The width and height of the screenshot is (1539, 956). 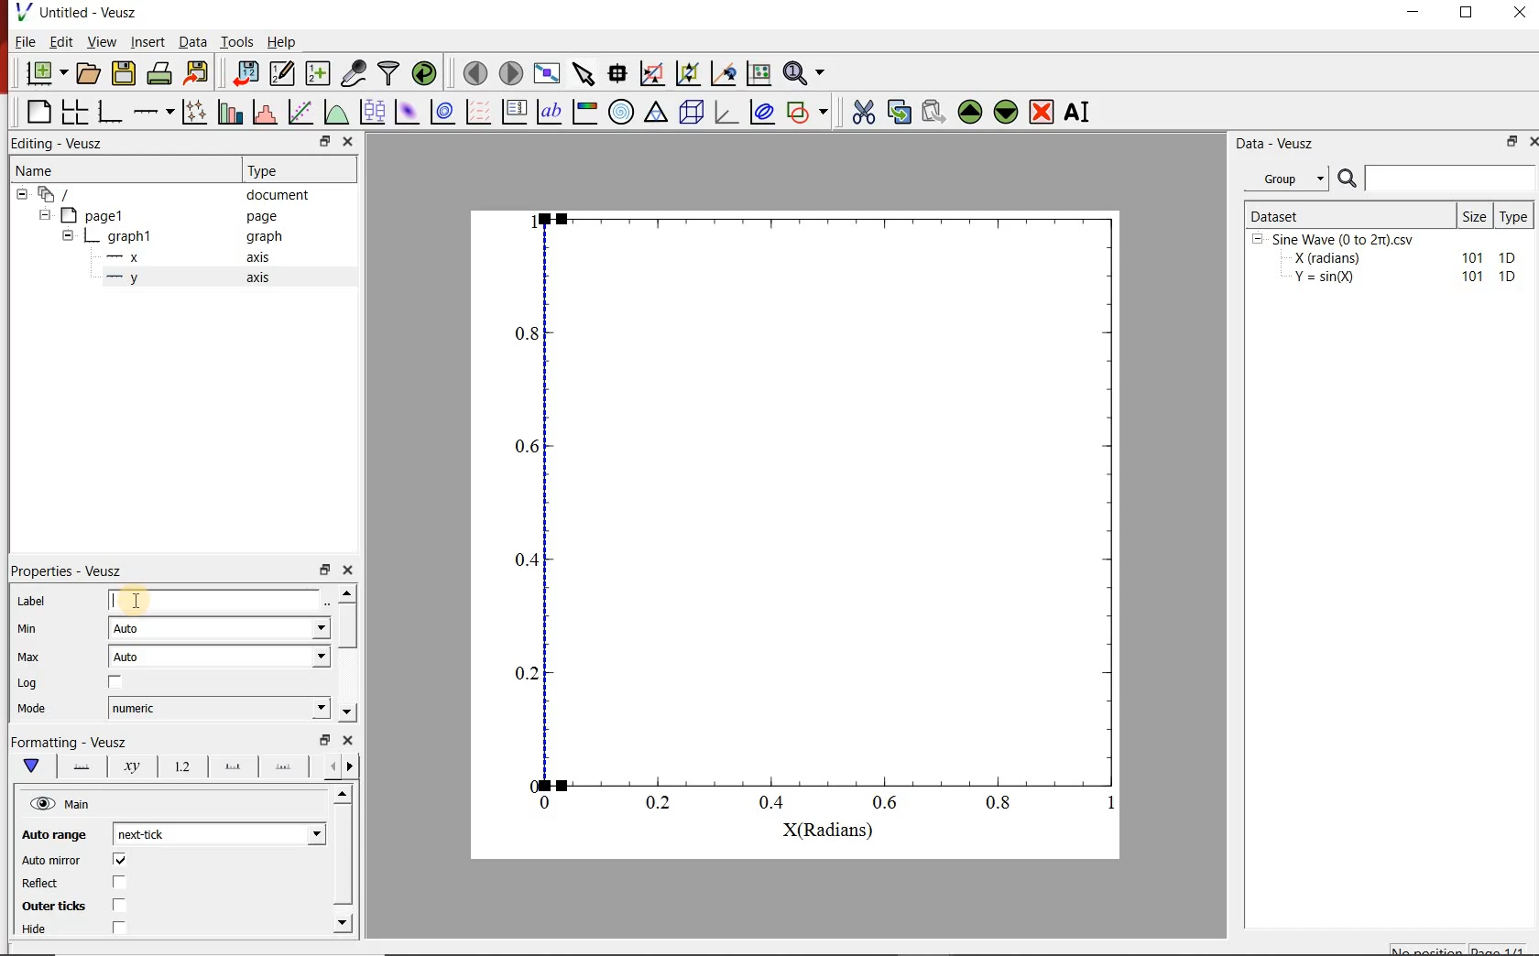 What do you see at coordinates (61, 42) in the screenshot?
I see `Edit` at bounding box center [61, 42].